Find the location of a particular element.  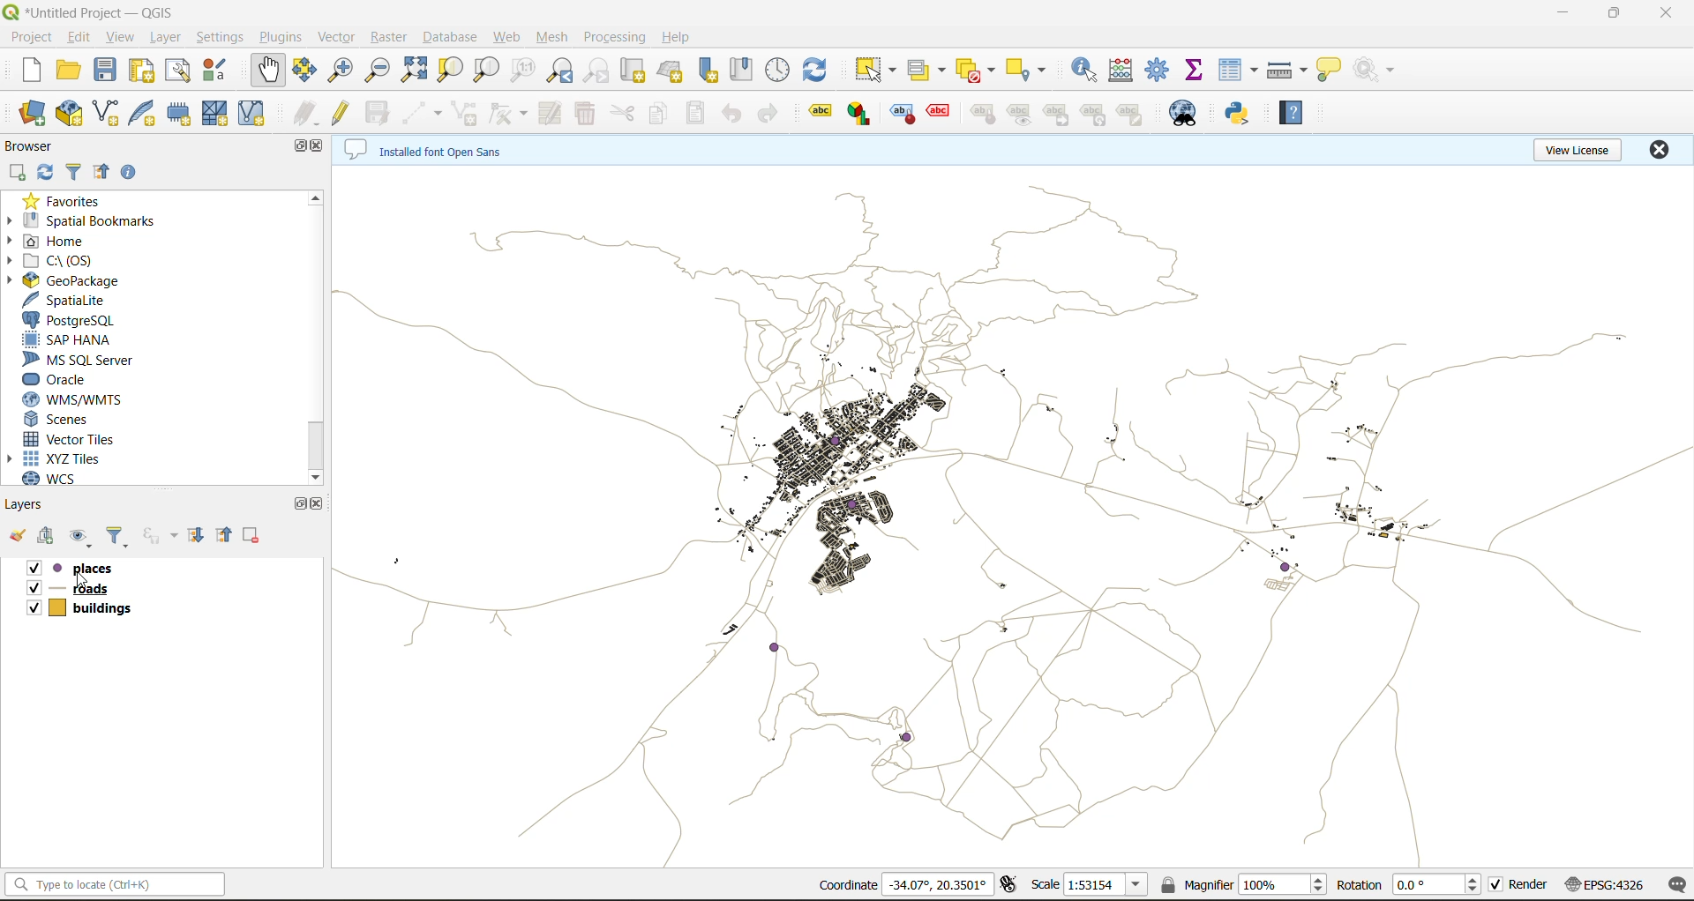

show layout is located at coordinates (179, 71).